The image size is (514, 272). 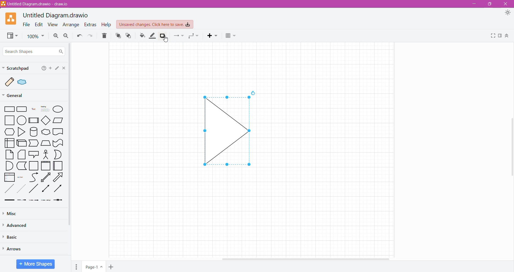 What do you see at coordinates (507, 13) in the screenshot?
I see `Appearance` at bounding box center [507, 13].